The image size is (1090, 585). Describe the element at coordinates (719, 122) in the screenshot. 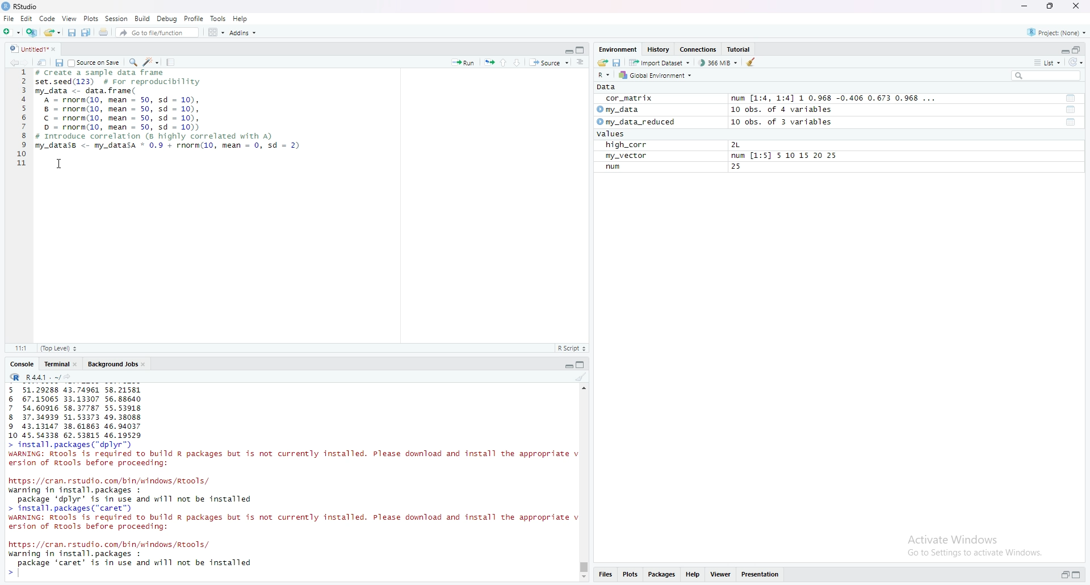

I see `my_data_reduced 10 obs. of 3 variables` at that location.